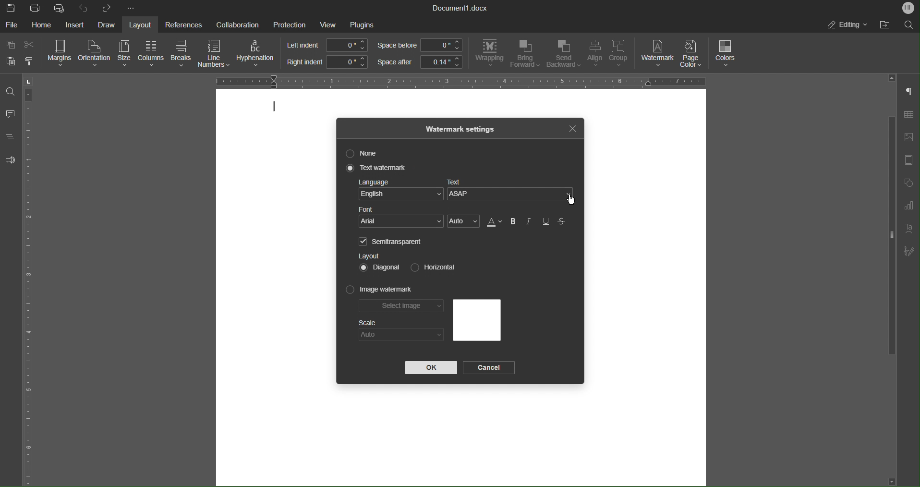 Image resolution: width=920 pixels, height=487 pixels. I want to click on Left indent, so click(328, 45).